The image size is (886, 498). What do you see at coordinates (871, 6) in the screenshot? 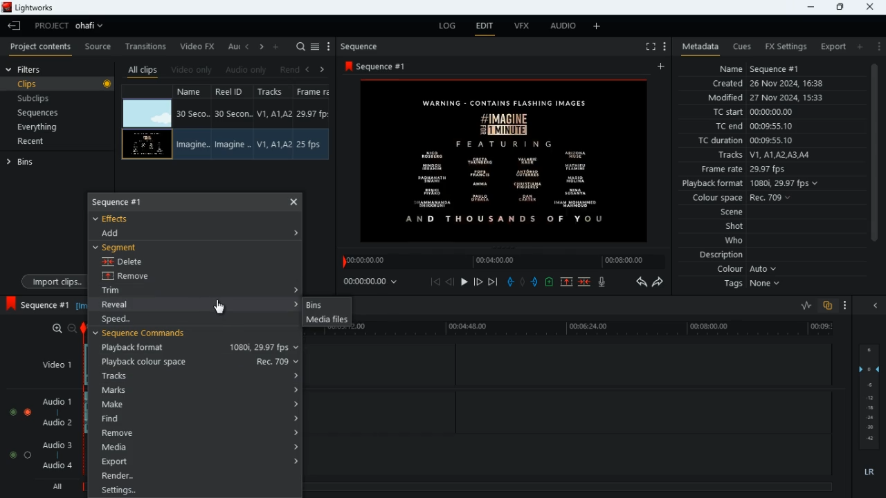
I see `close` at bounding box center [871, 6].